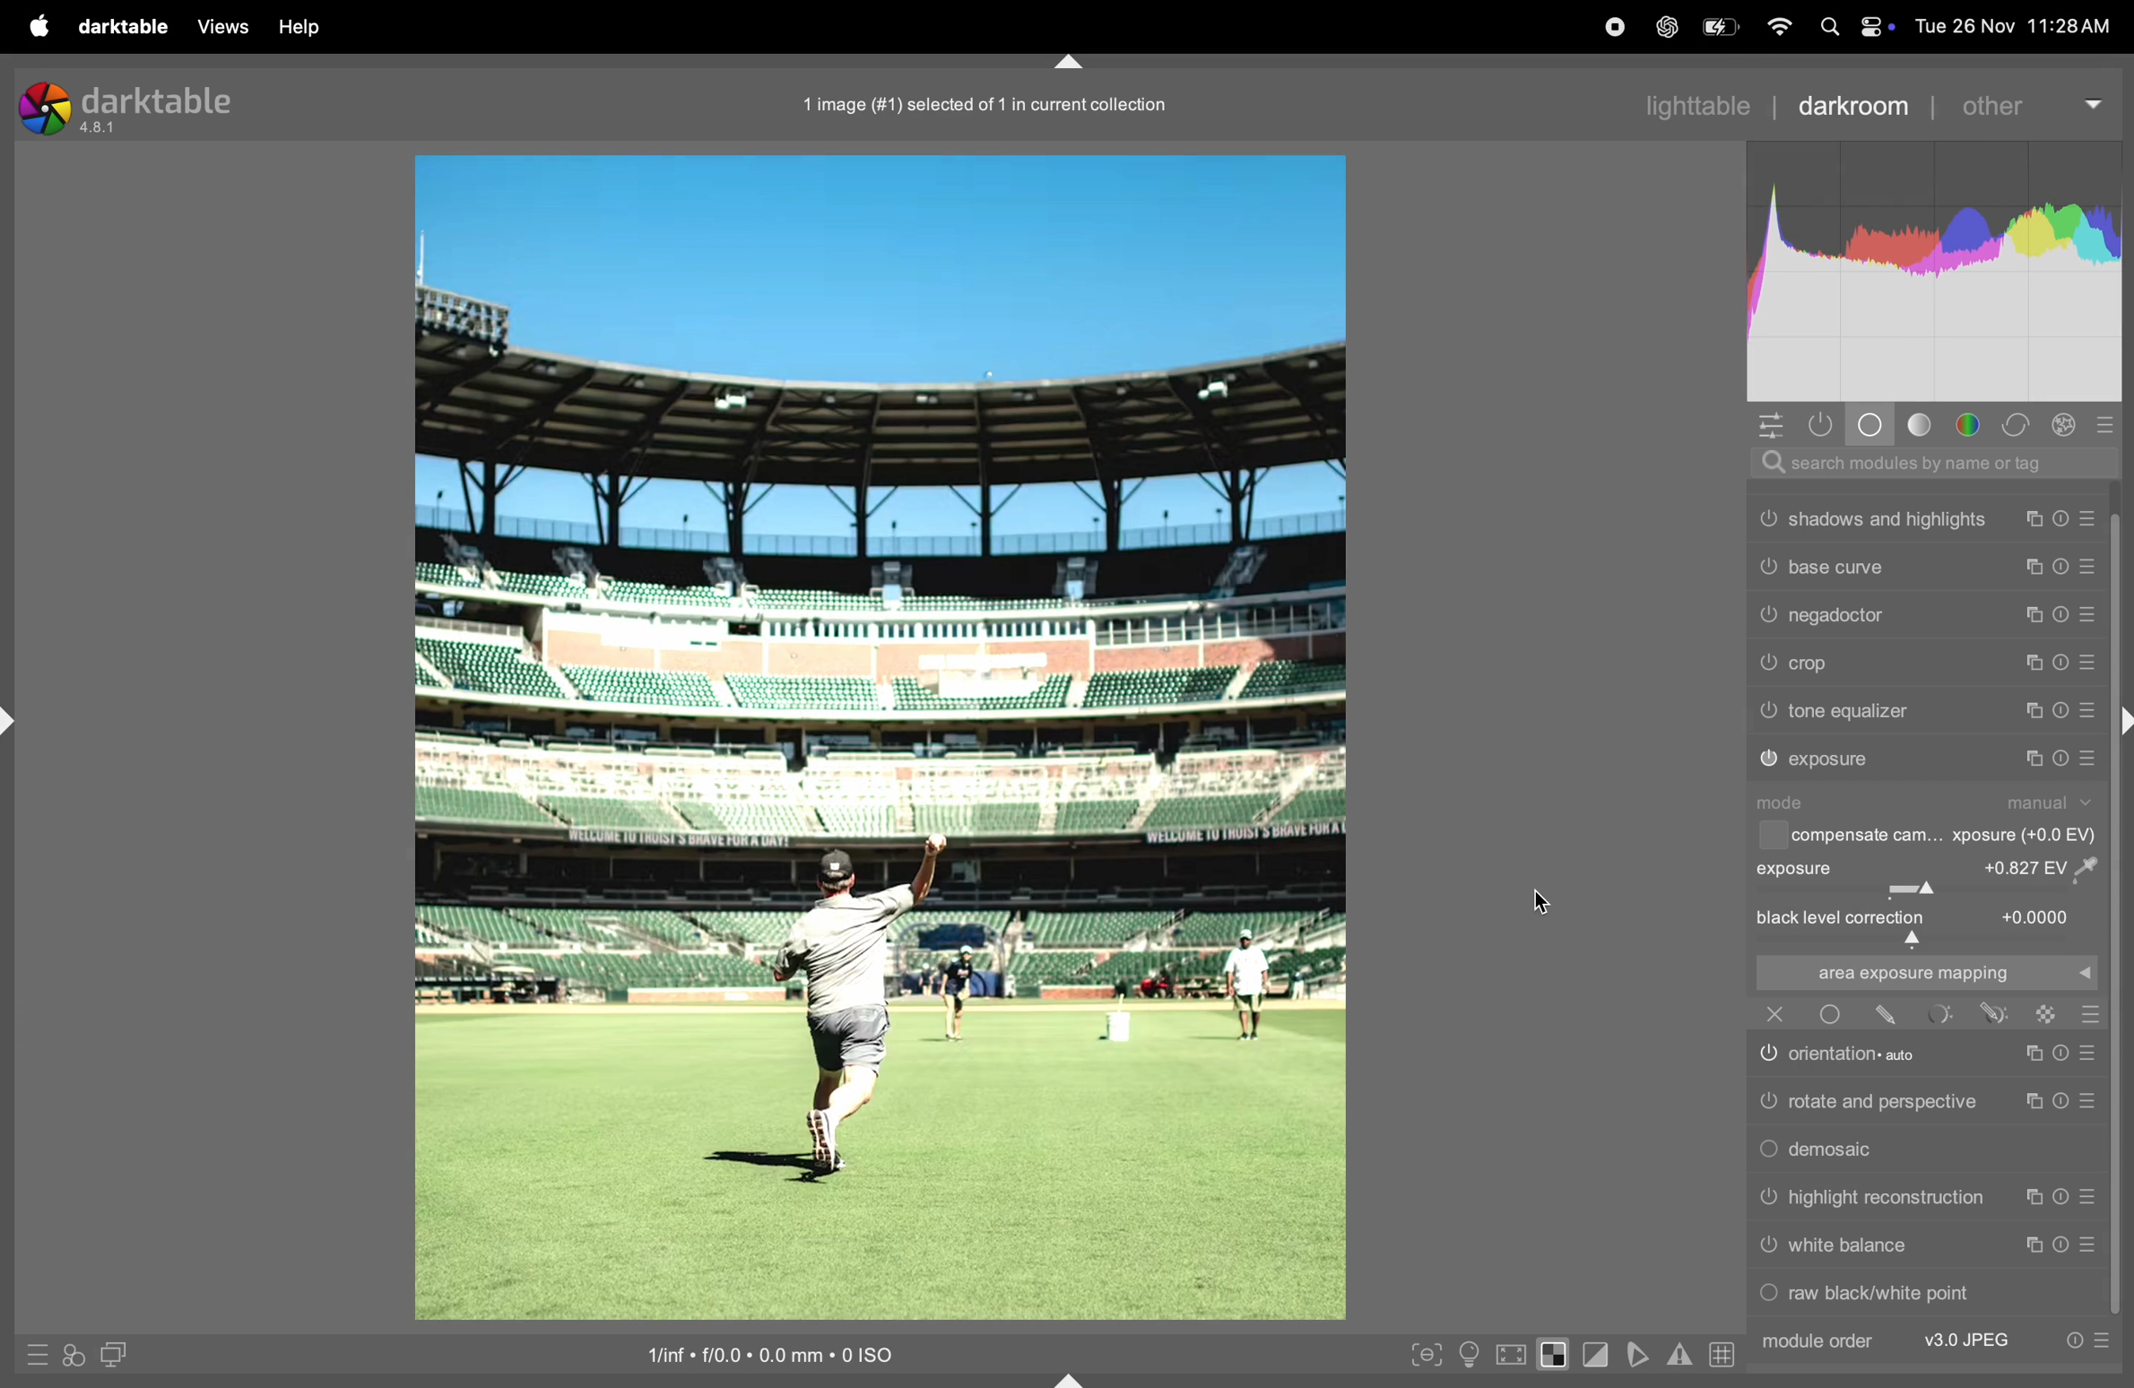 The image size is (2134, 1388). Describe the element at coordinates (1613, 26) in the screenshot. I see `record` at that location.